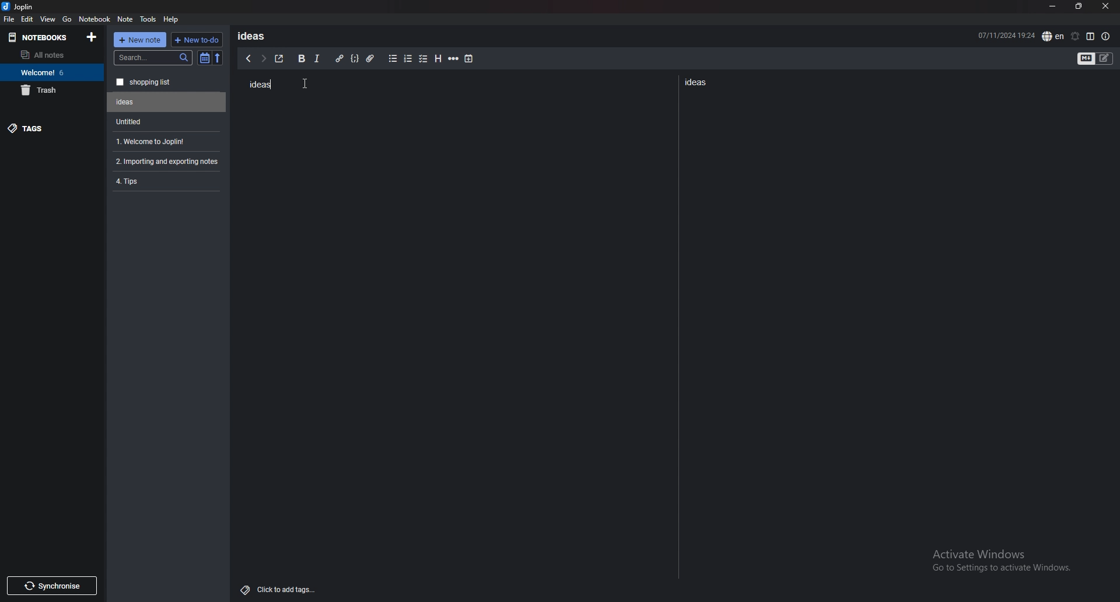  I want to click on Untitled, so click(167, 102).